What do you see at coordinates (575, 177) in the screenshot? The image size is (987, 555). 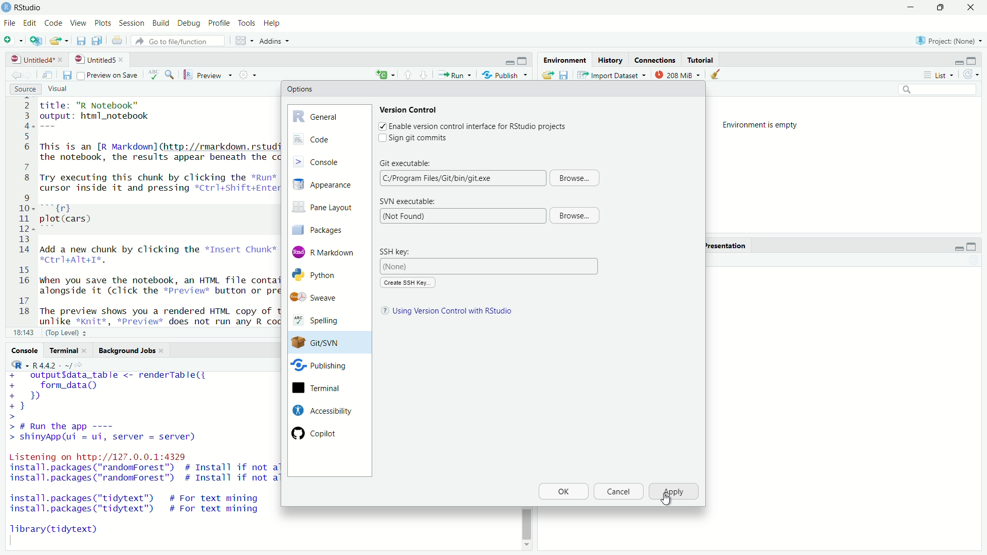 I see `Browse...` at bounding box center [575, 177].